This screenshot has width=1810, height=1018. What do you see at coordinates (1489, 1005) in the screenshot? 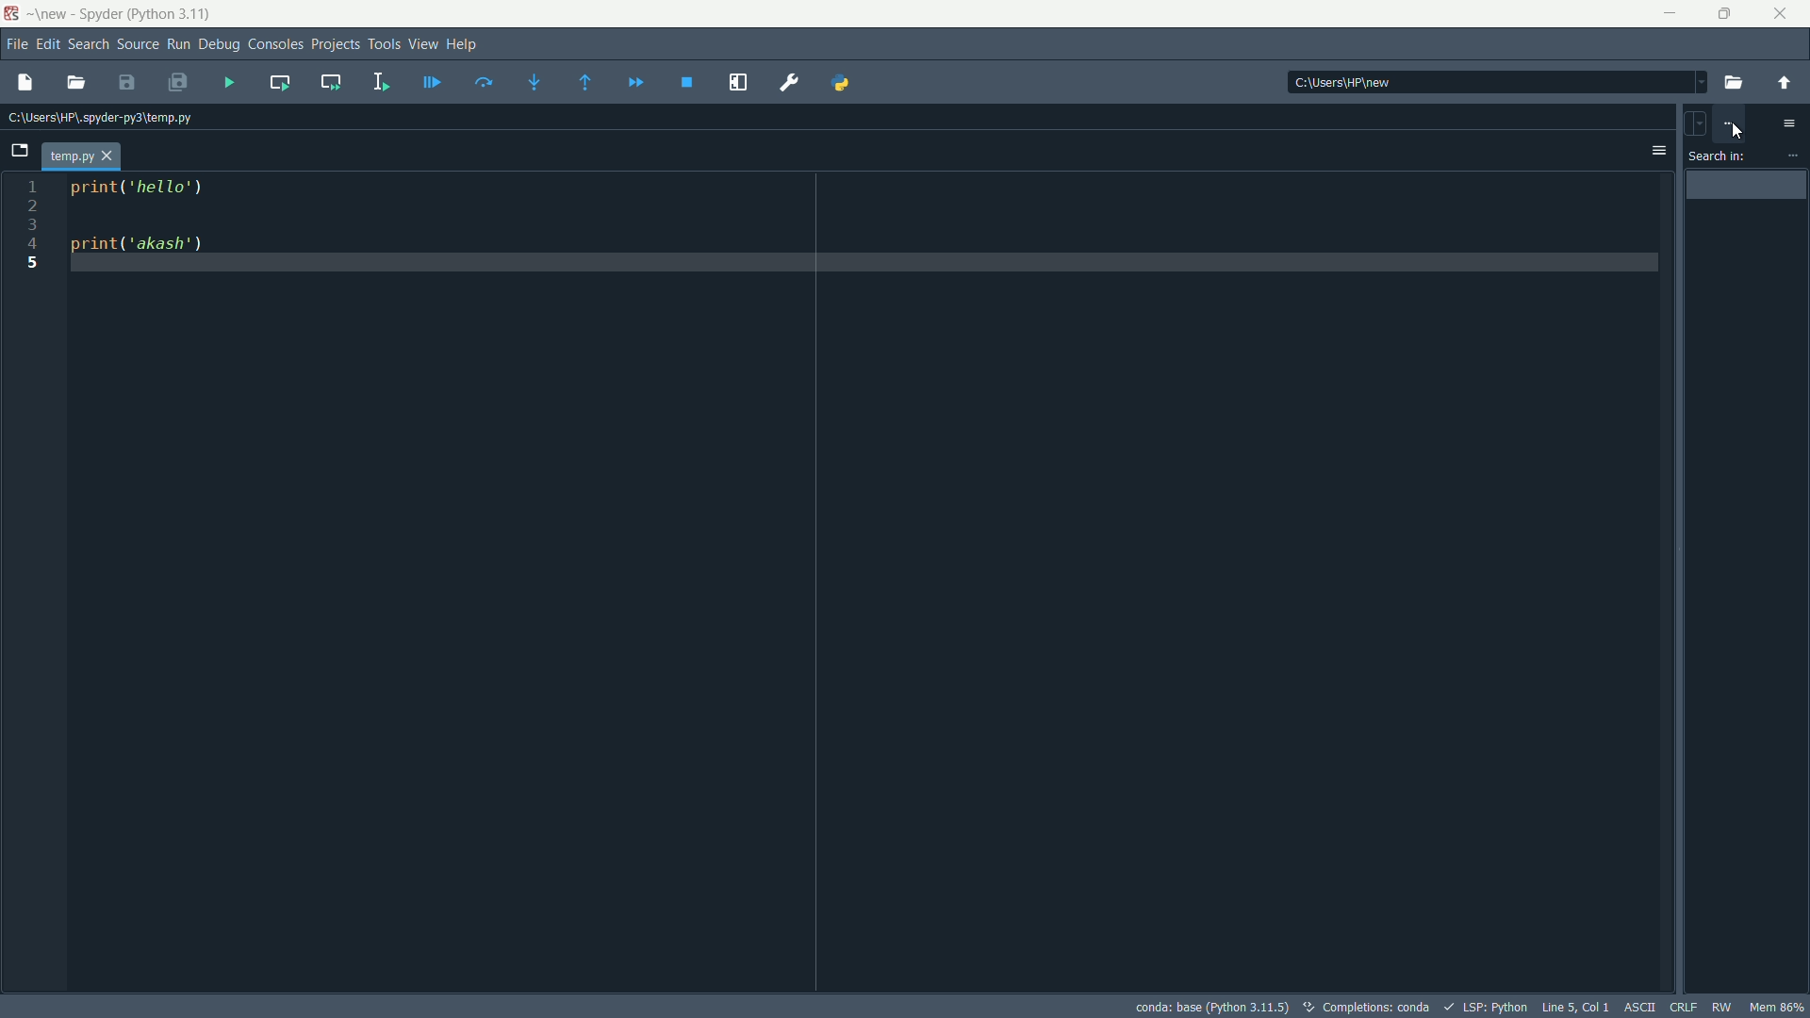
I see `LSP: Python` at bounding box center [1489, 1005].